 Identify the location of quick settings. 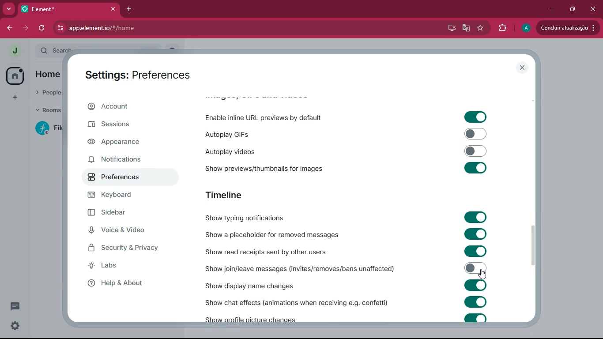
(15, 325).